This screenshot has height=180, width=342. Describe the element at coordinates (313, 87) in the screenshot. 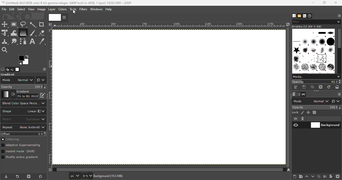

I see `Duplicate this brush` at that location.